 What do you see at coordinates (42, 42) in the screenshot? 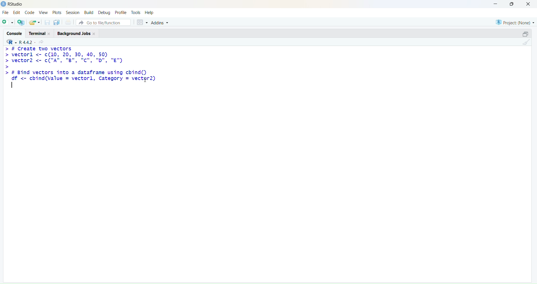
I see `View current directory` at bounding box center [42, 42].